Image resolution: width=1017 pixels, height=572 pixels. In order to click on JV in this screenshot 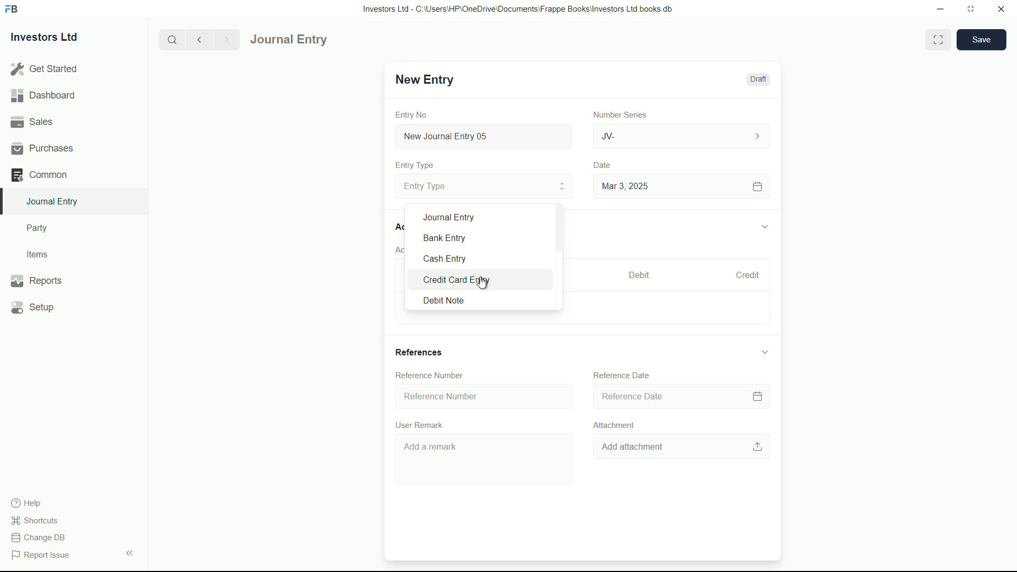, I will do `click(683, 135)`.